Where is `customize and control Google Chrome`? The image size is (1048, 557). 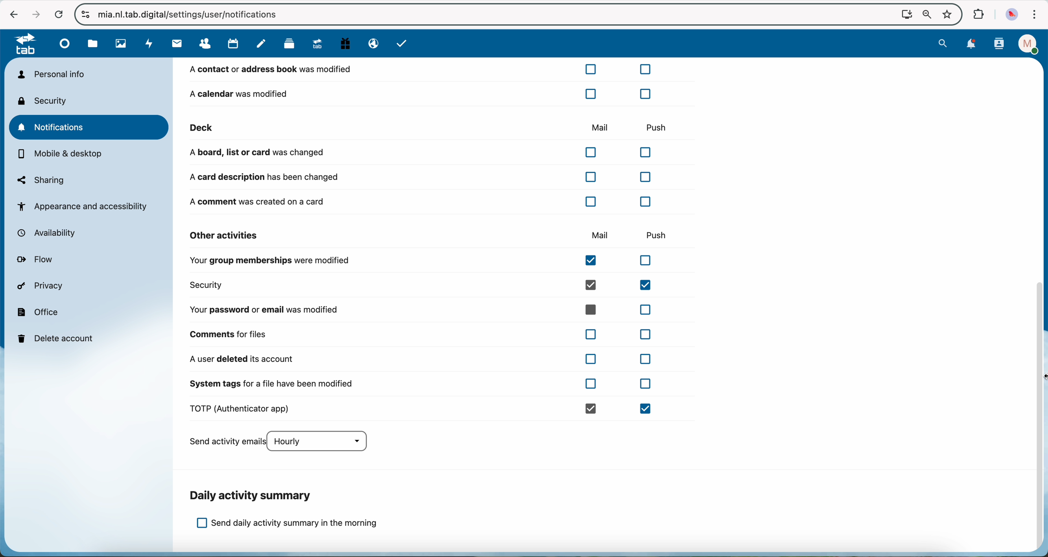
customize and control Google Chrome is located at coordinates (1035, 15).